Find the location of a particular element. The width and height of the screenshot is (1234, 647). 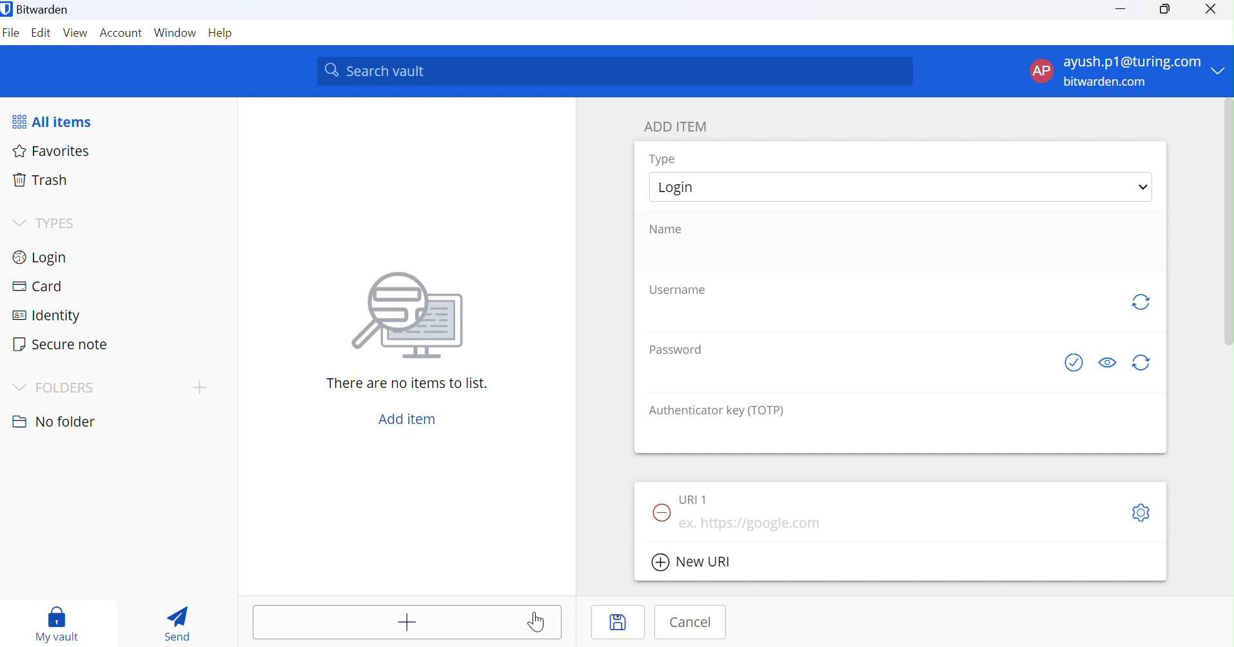

add name is located at coordinates (899, 255).